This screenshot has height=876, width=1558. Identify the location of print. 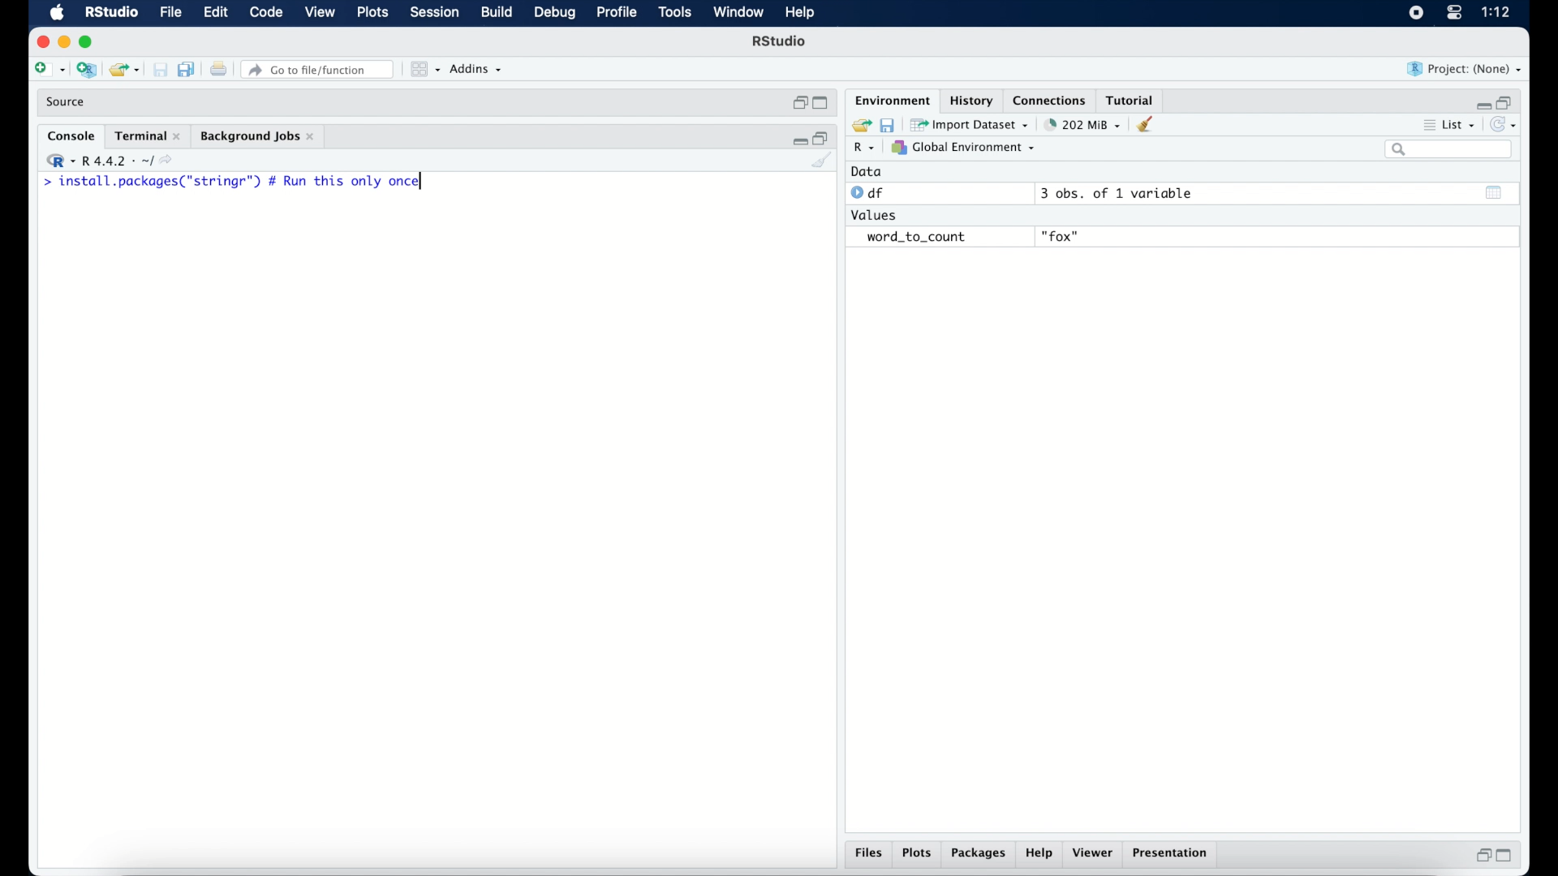
(218, 71).